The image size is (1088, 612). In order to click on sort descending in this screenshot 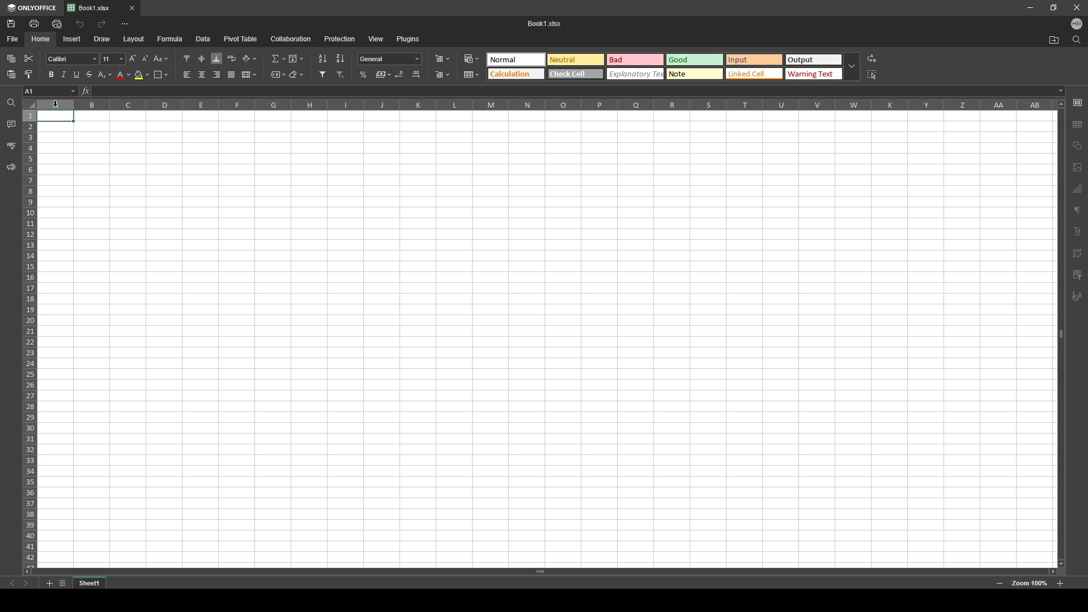, I will do `click(341, 58)`.